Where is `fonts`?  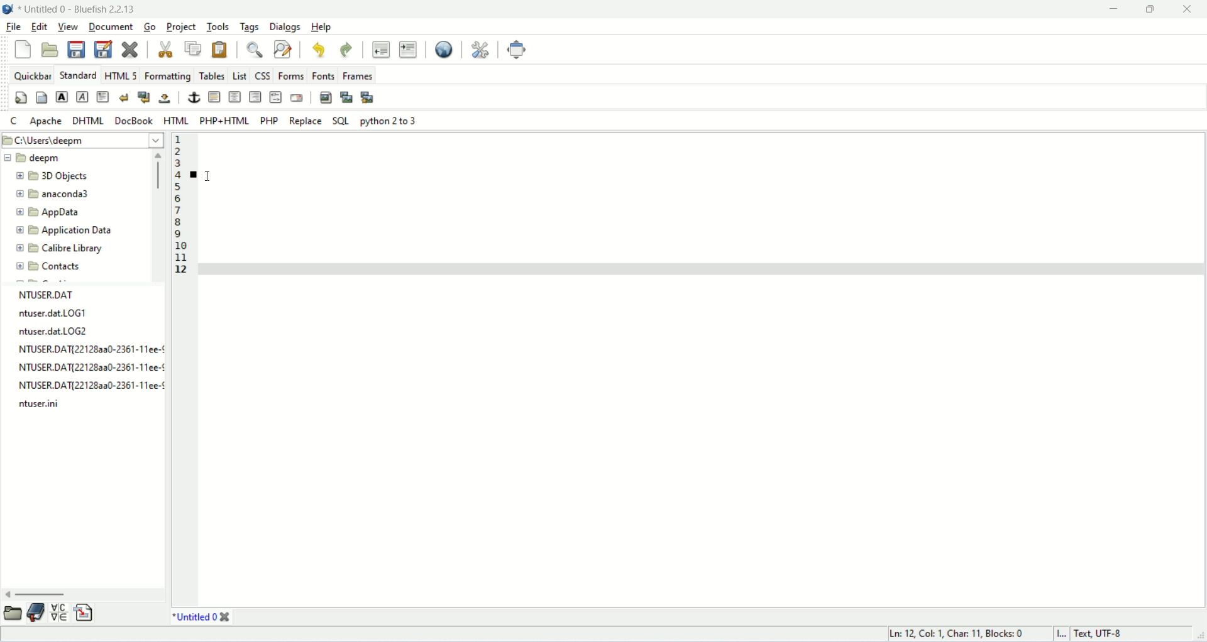
fonts is located at coordinates (324, 76).